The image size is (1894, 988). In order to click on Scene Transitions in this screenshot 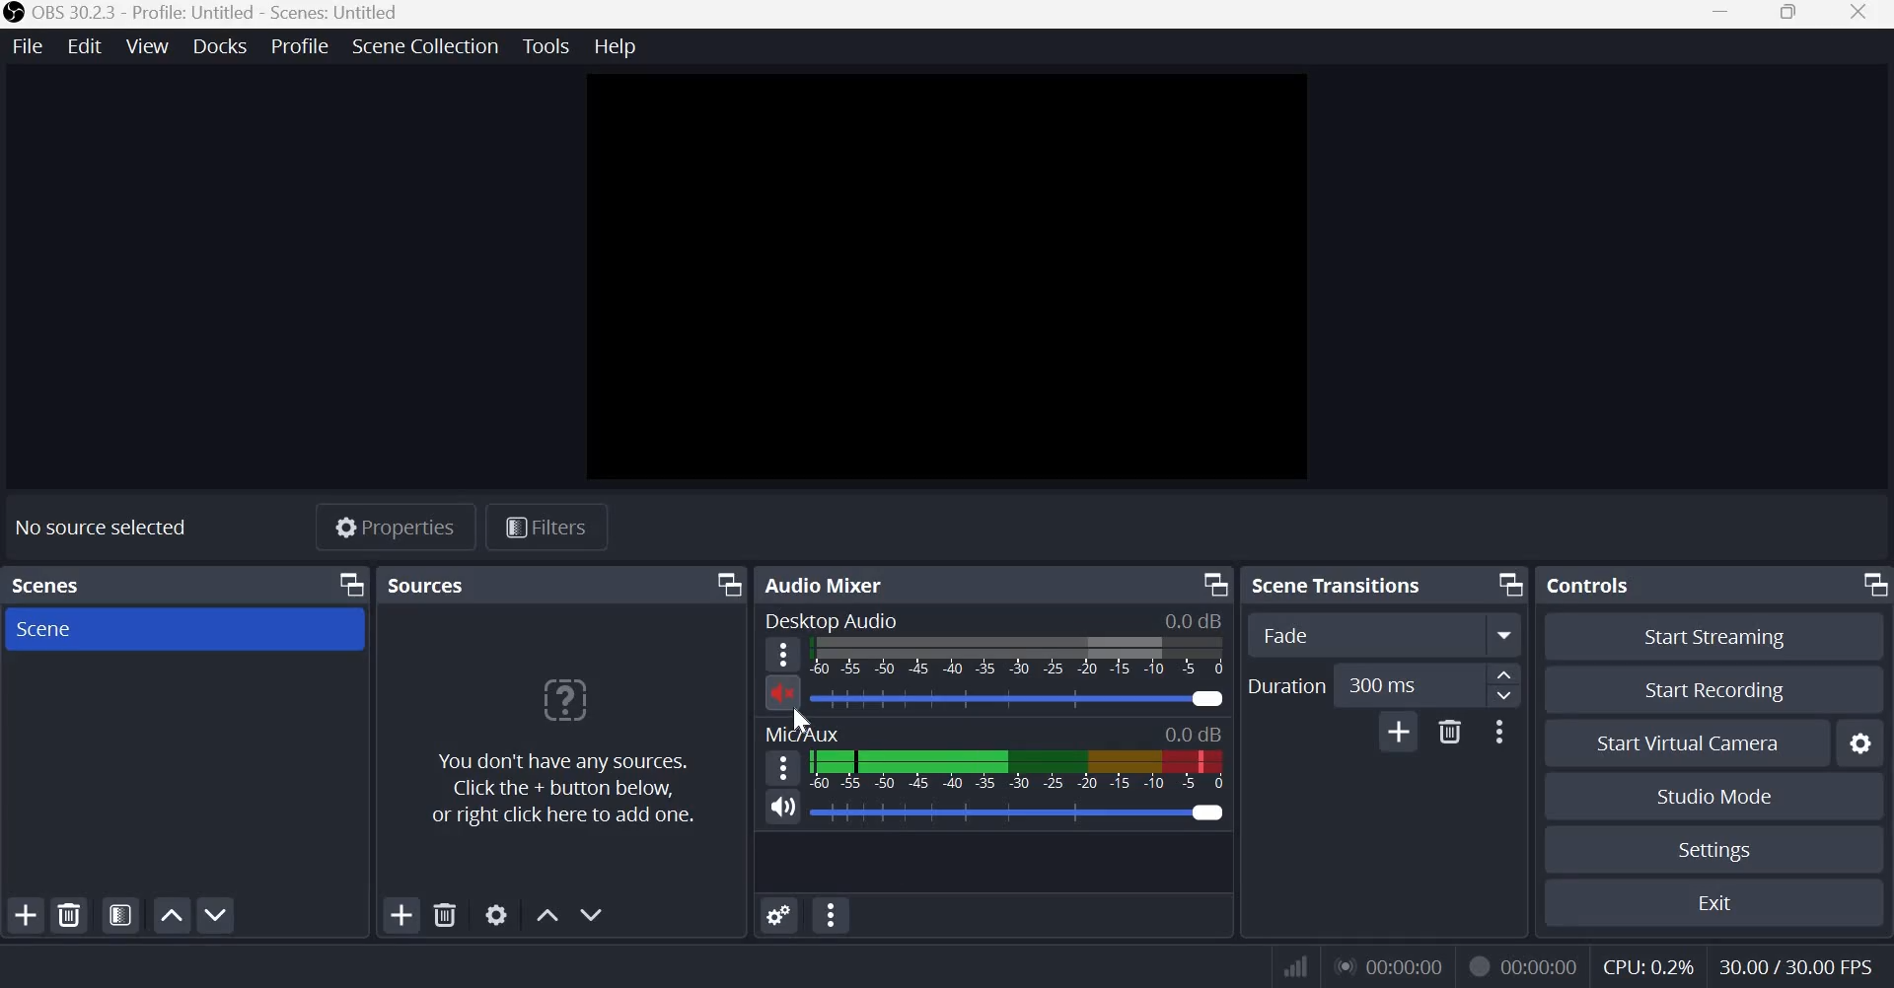, I will do `click(1346, 585)`.